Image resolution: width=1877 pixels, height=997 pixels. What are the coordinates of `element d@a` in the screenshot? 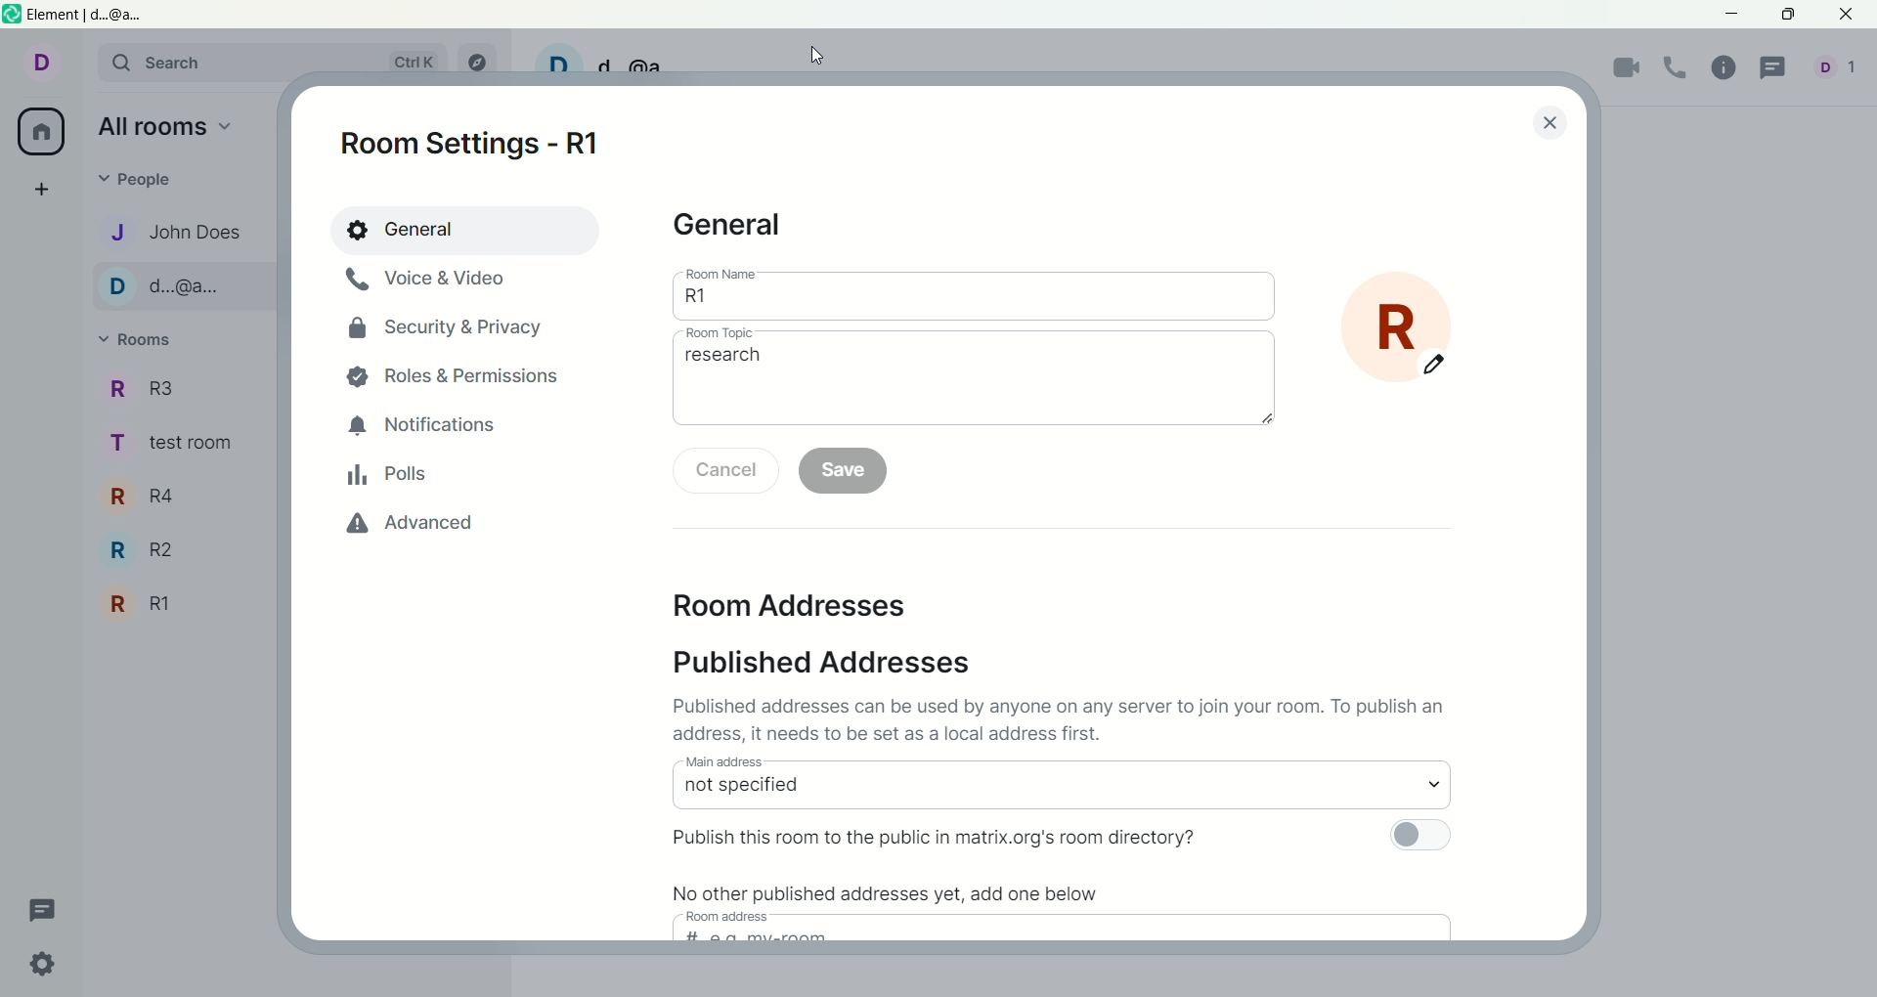 It's located at (95, 17).